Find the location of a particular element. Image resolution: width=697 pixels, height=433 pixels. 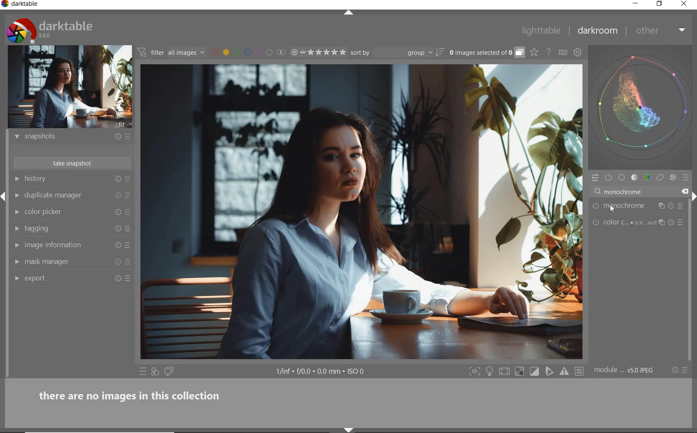

presets and preferences is located at coordinates (127, 136).